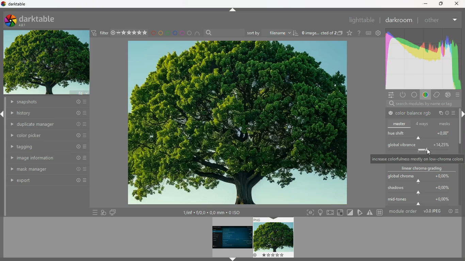 Image resolution: width=465 pixels, height=261 pixels. I want to click on doubt, so click(359, 33).